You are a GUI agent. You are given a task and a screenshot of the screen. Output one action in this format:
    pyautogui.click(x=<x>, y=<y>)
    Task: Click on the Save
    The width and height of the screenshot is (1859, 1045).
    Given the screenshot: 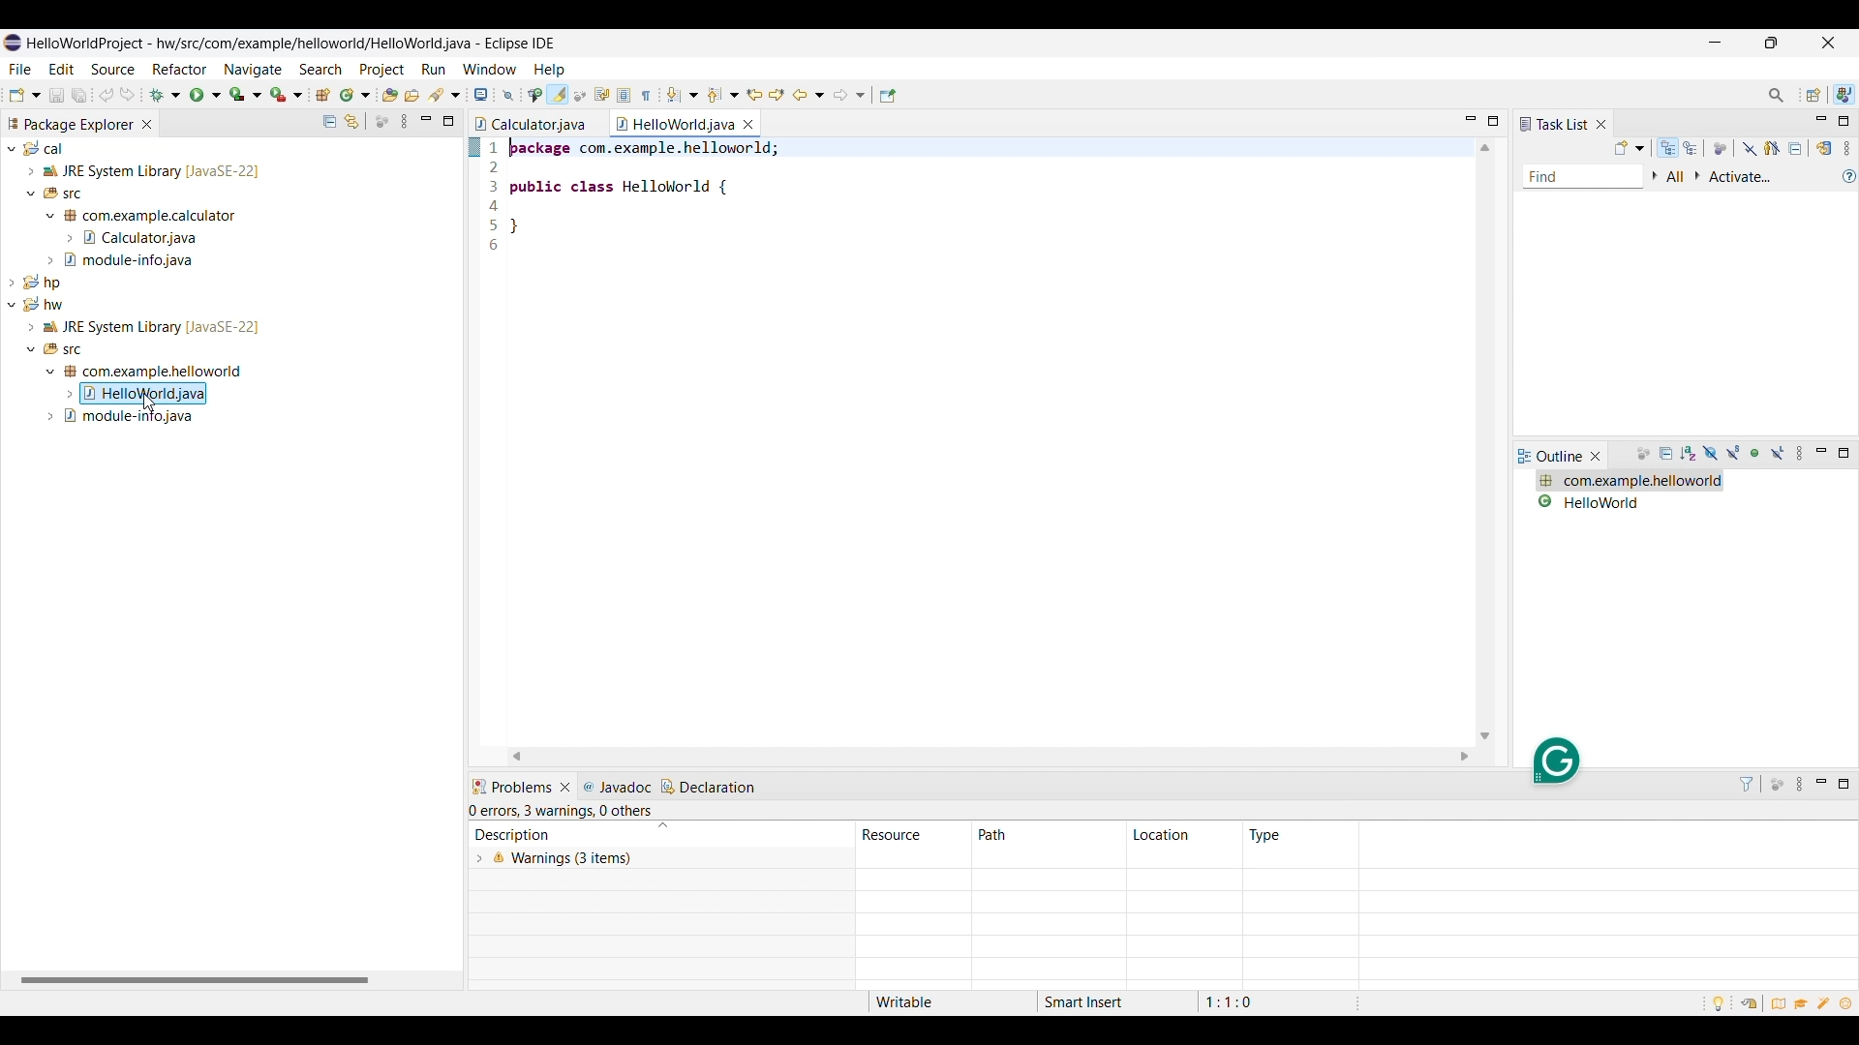 What is the action you would take?
    pyautogui.click(x=57, y=95)
    